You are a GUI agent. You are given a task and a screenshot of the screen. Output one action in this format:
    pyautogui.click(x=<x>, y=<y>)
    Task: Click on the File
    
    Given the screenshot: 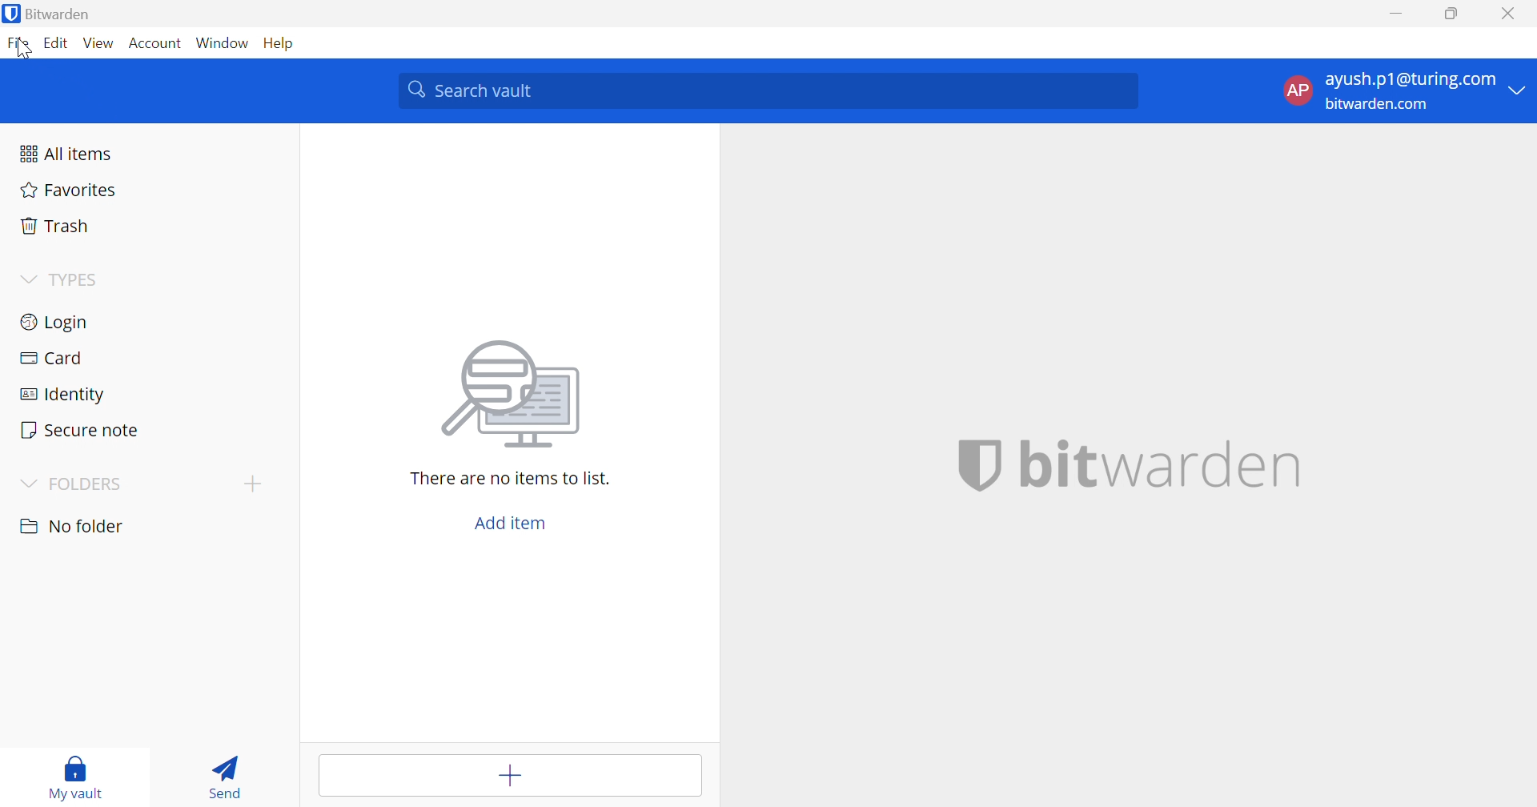 What is the action you would take?
    pyautogui.click(x=18, y=44)
    